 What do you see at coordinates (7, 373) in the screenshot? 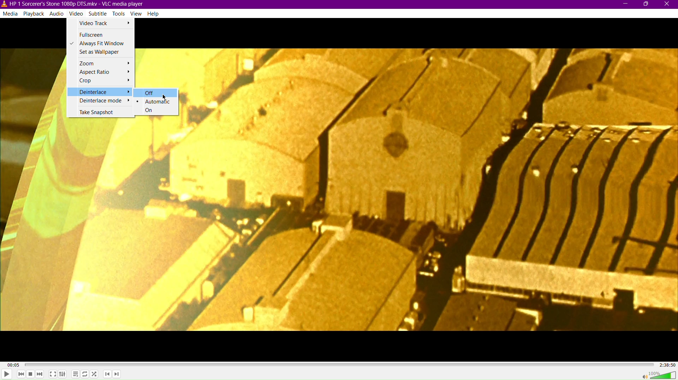
I see `Play` at bounding box center [7, 373].